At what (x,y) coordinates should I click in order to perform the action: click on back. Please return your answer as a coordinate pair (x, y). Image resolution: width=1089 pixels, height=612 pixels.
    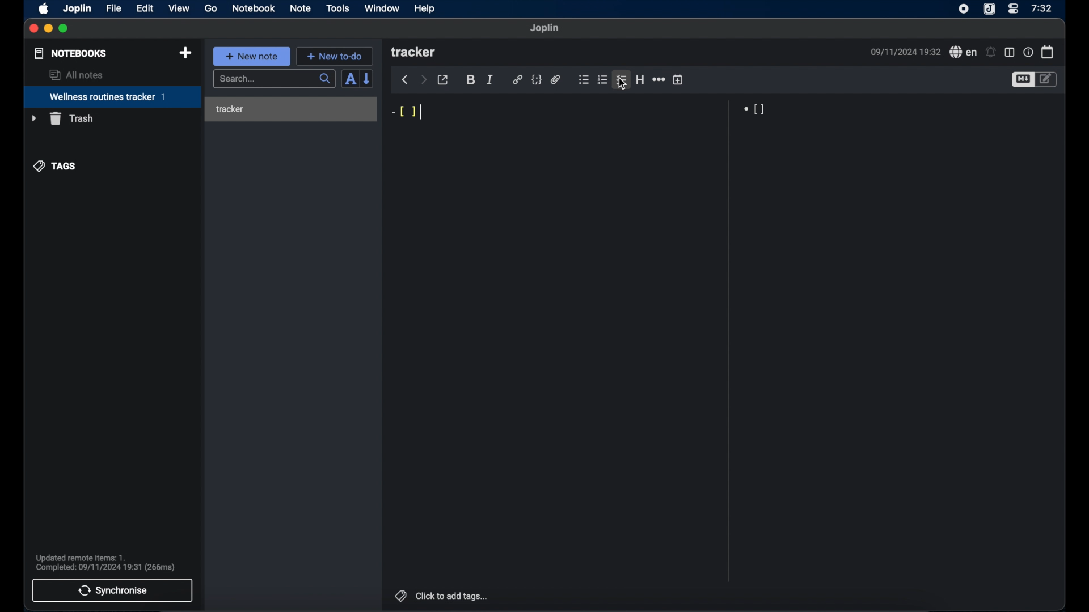
    Looking at the image, I should click on (404, 80).